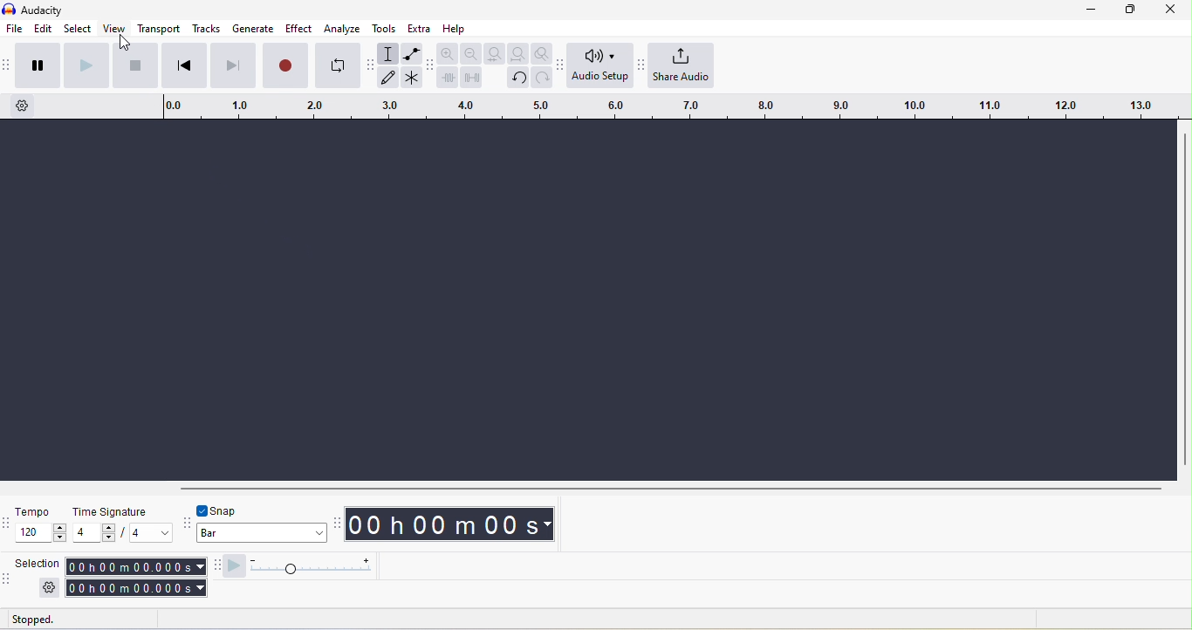  I want to click on skip to end, so click(233, 66).